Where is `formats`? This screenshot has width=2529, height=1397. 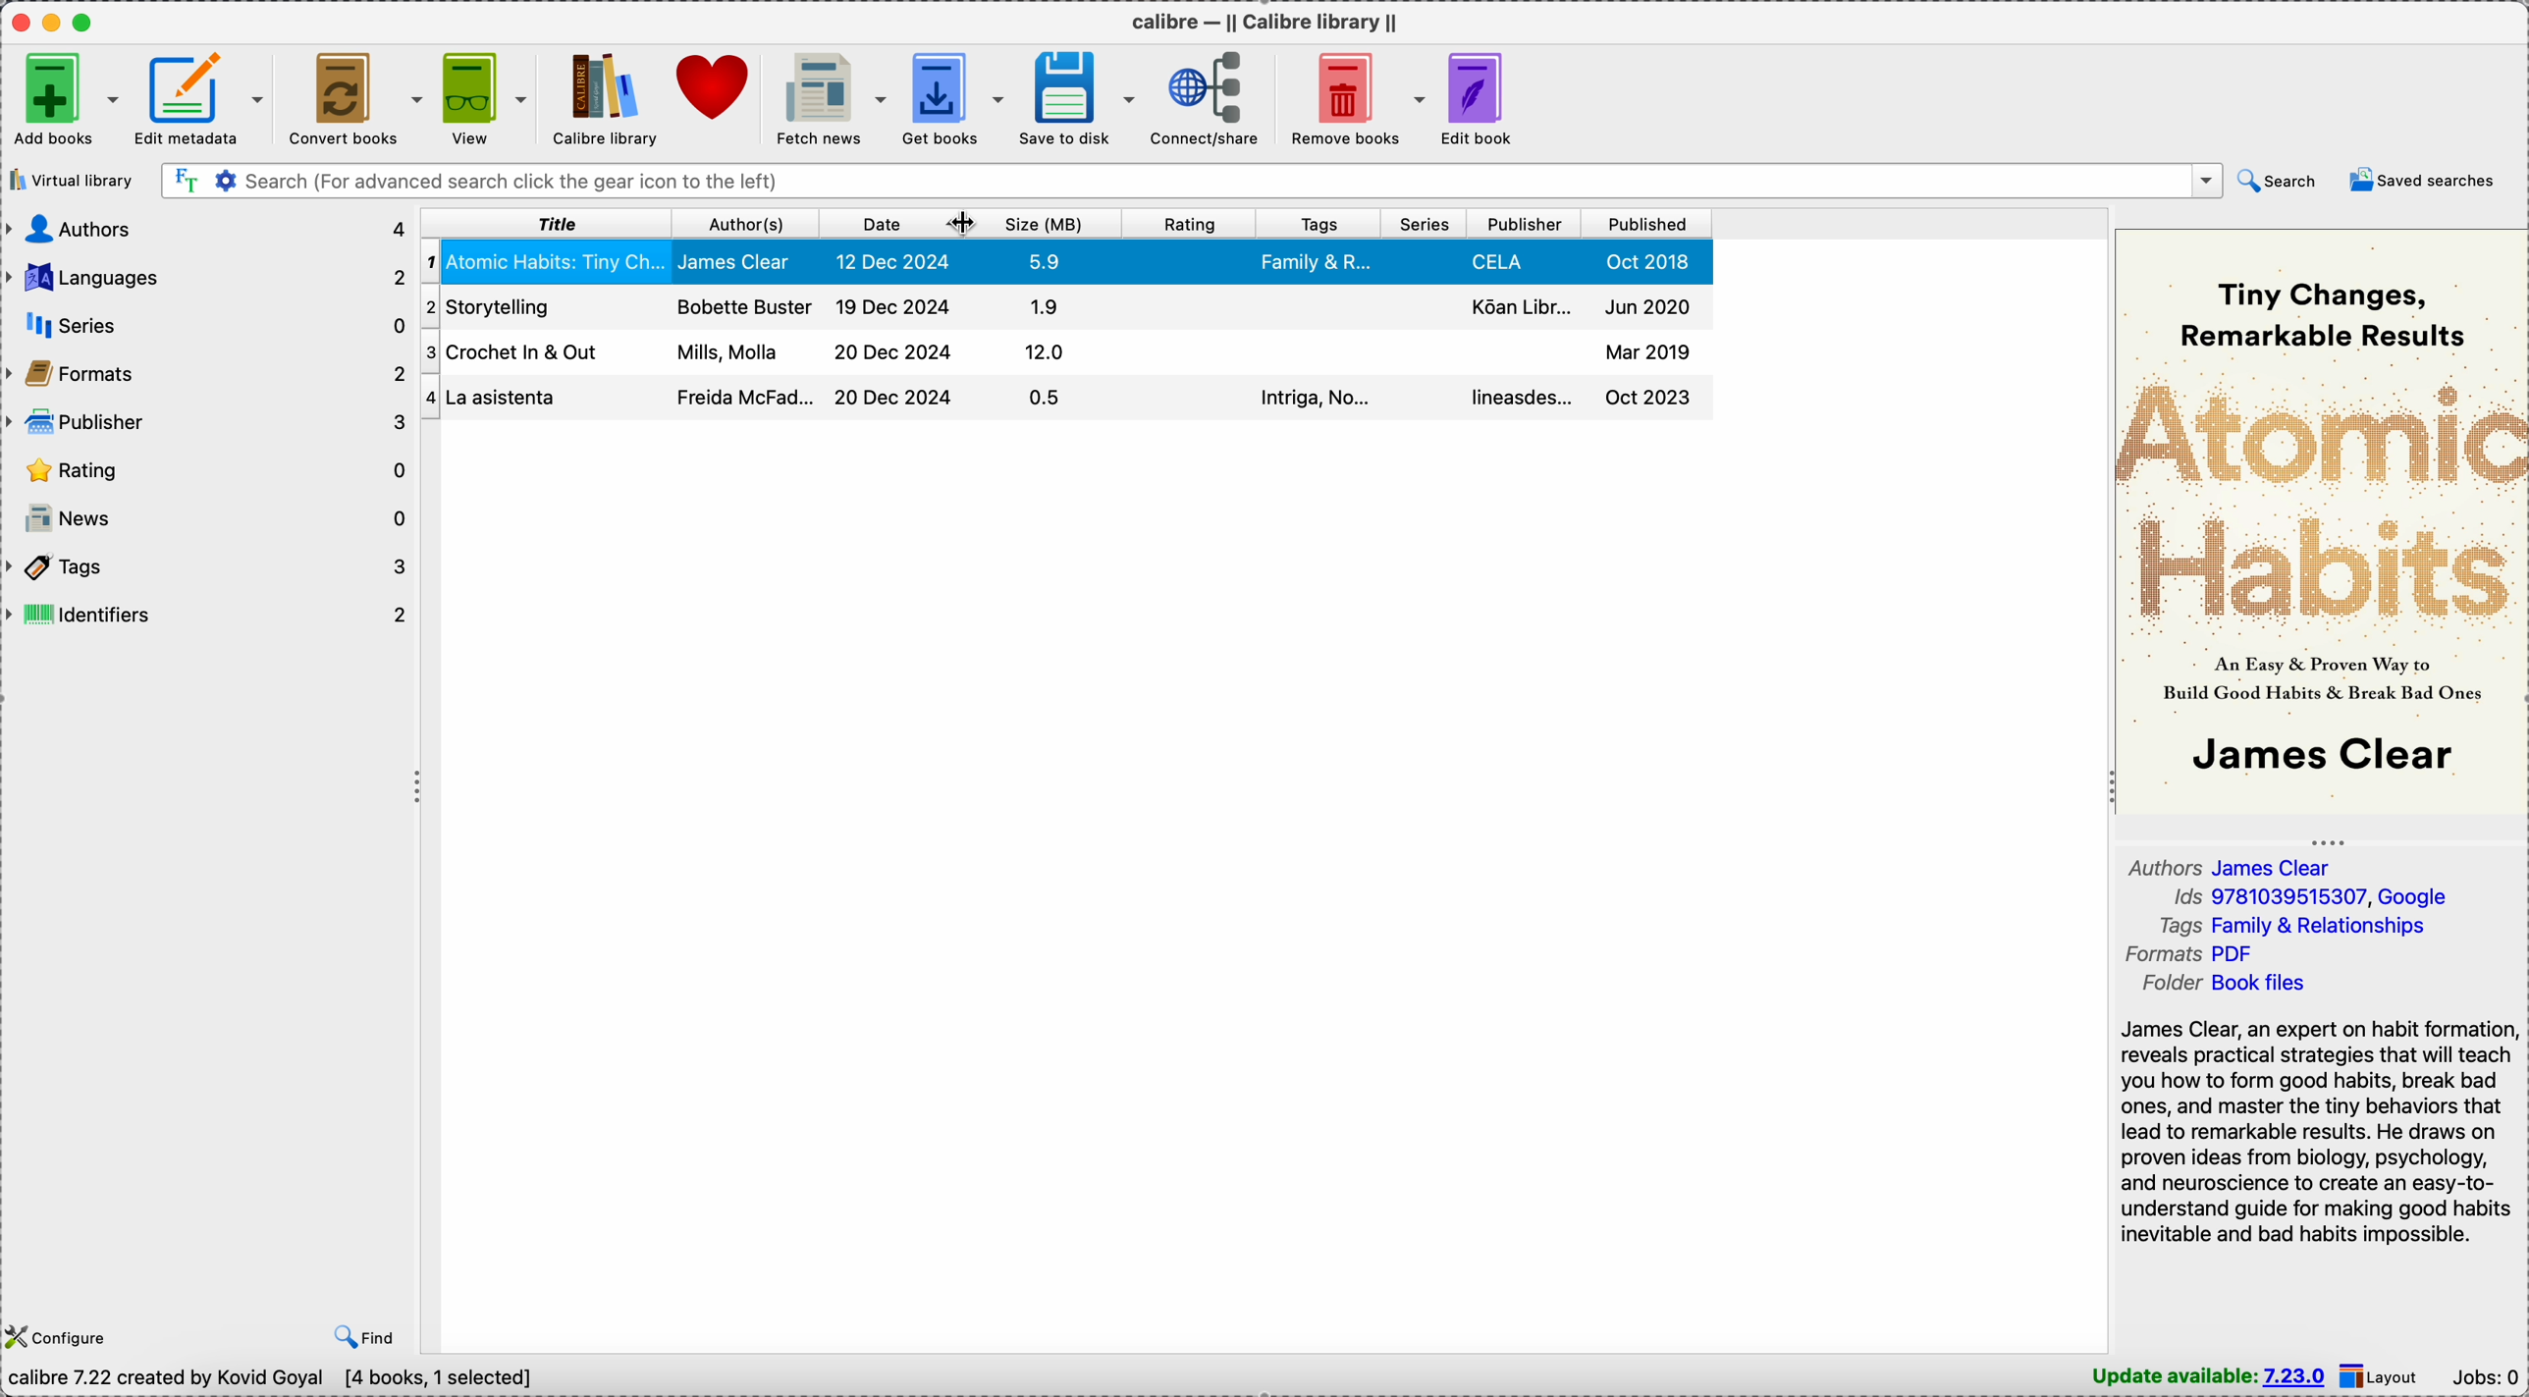 formats is located at coordinates (209, 377).